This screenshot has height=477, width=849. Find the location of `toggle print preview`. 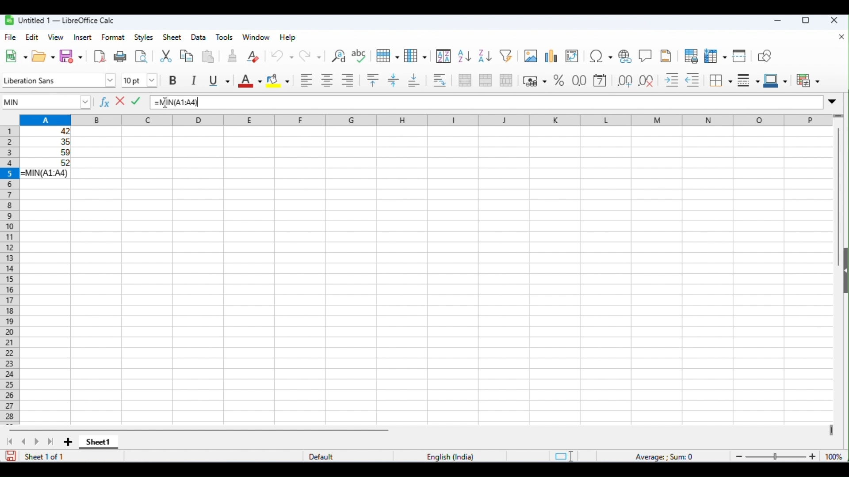

toggle print preview is located at coordinates (141, 57).